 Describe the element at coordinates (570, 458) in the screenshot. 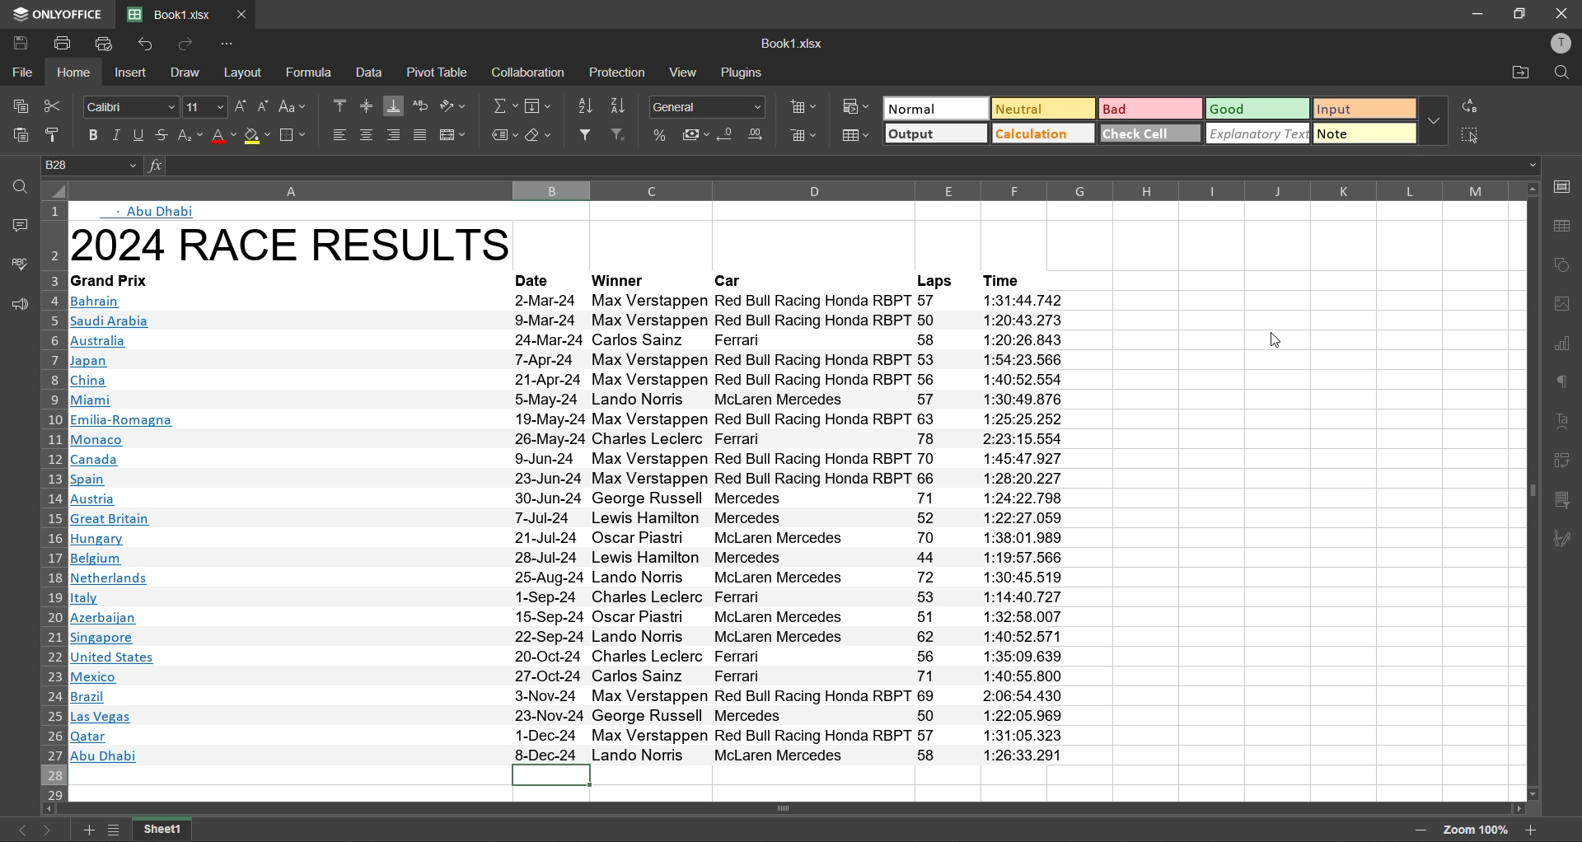

I see `Canada 9-Jun-24 Max Verstappen Red Bull Racing Honda RBPT 70 1:45:47.927` at that location.